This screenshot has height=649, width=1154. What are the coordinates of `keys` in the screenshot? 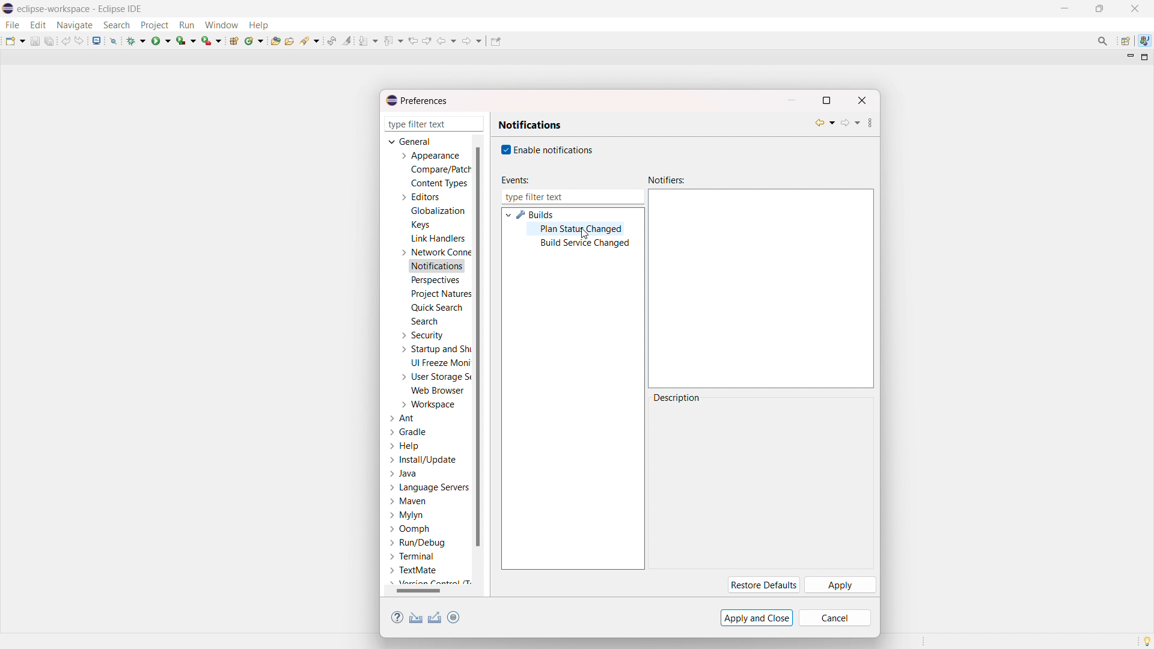 It's located at (420, 224).